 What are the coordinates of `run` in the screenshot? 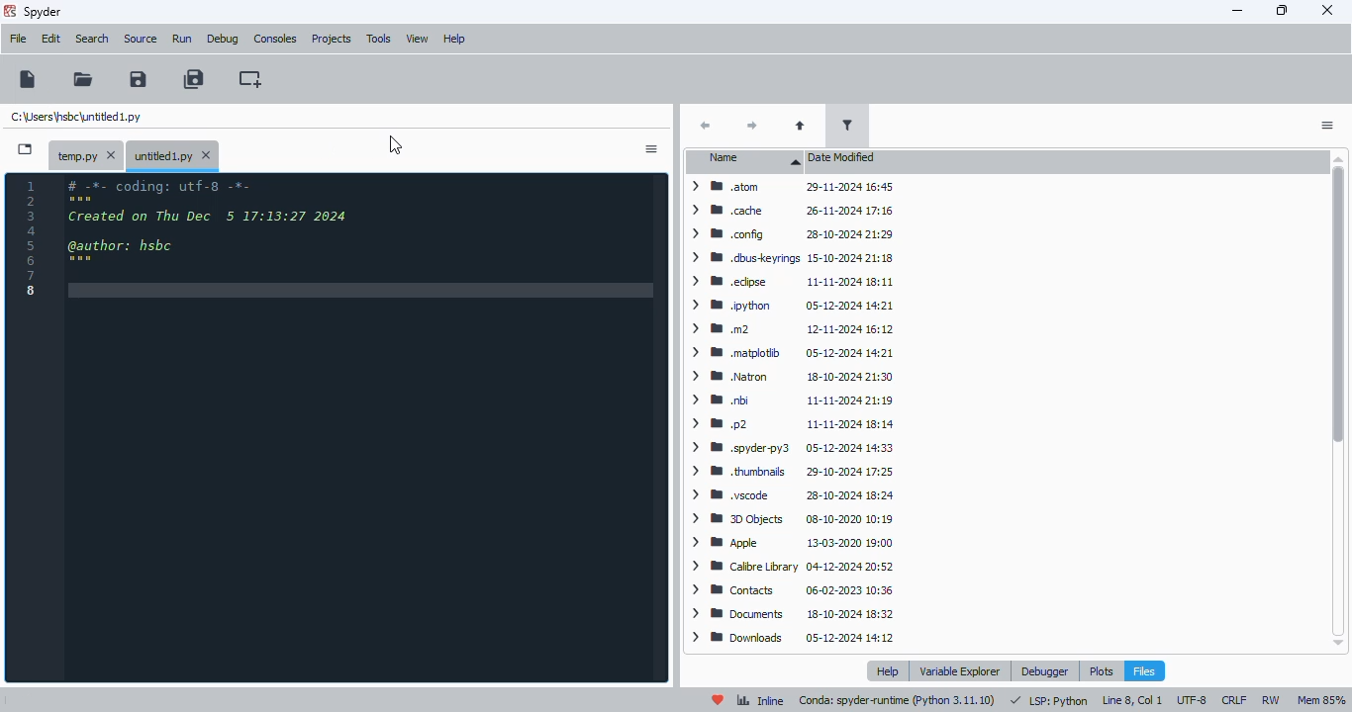 It's located at (182, 40).